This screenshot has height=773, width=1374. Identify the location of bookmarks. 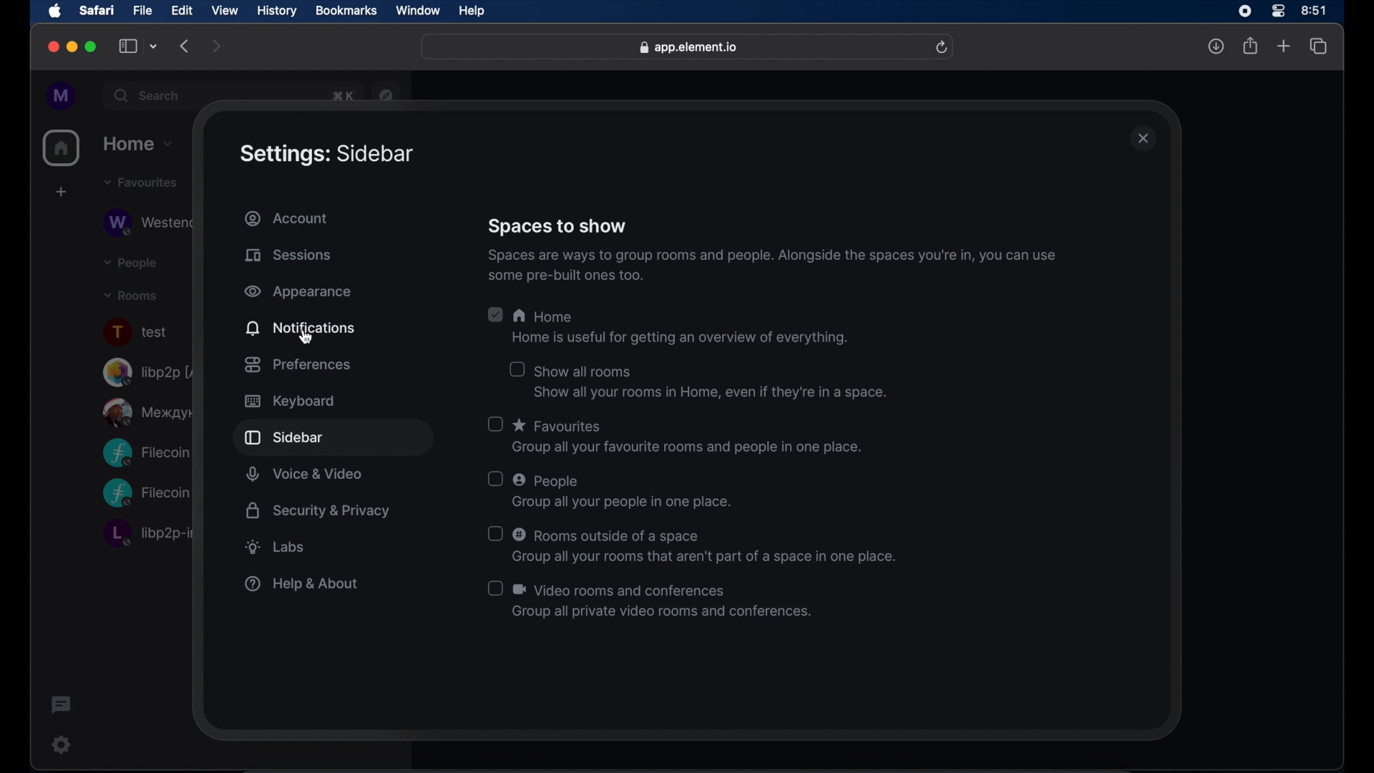
(347, 11).